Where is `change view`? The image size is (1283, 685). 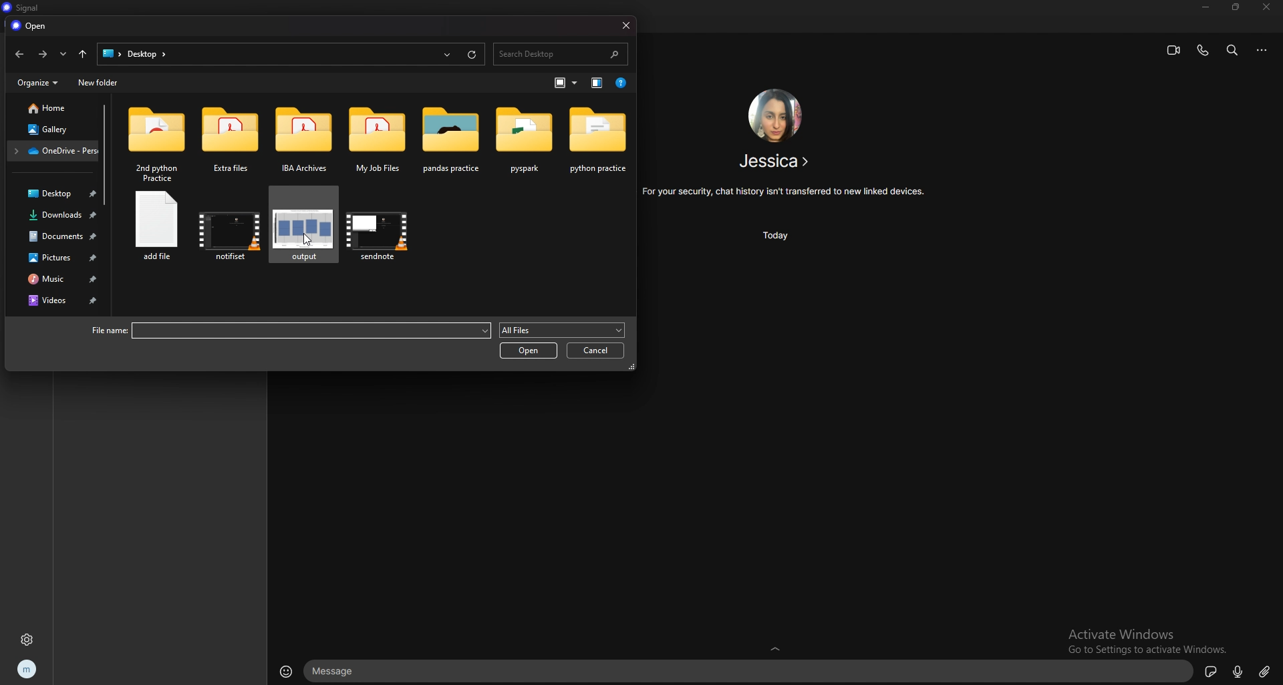
change view is located at coordinates (597, 83).